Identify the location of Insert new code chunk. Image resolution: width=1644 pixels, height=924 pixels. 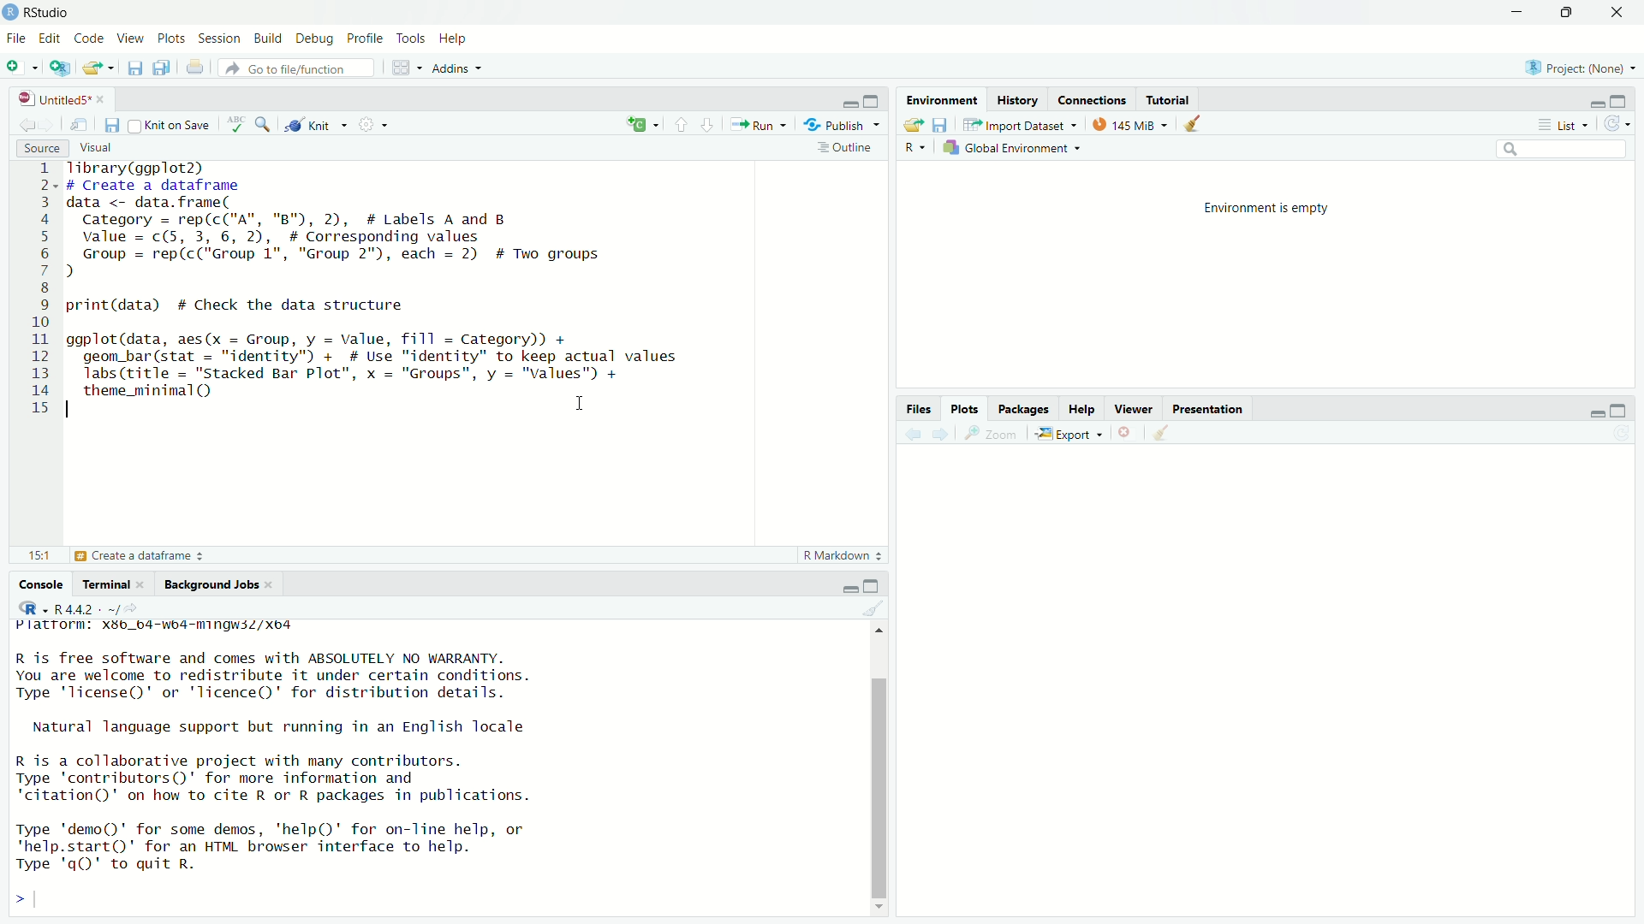
(640, 122).